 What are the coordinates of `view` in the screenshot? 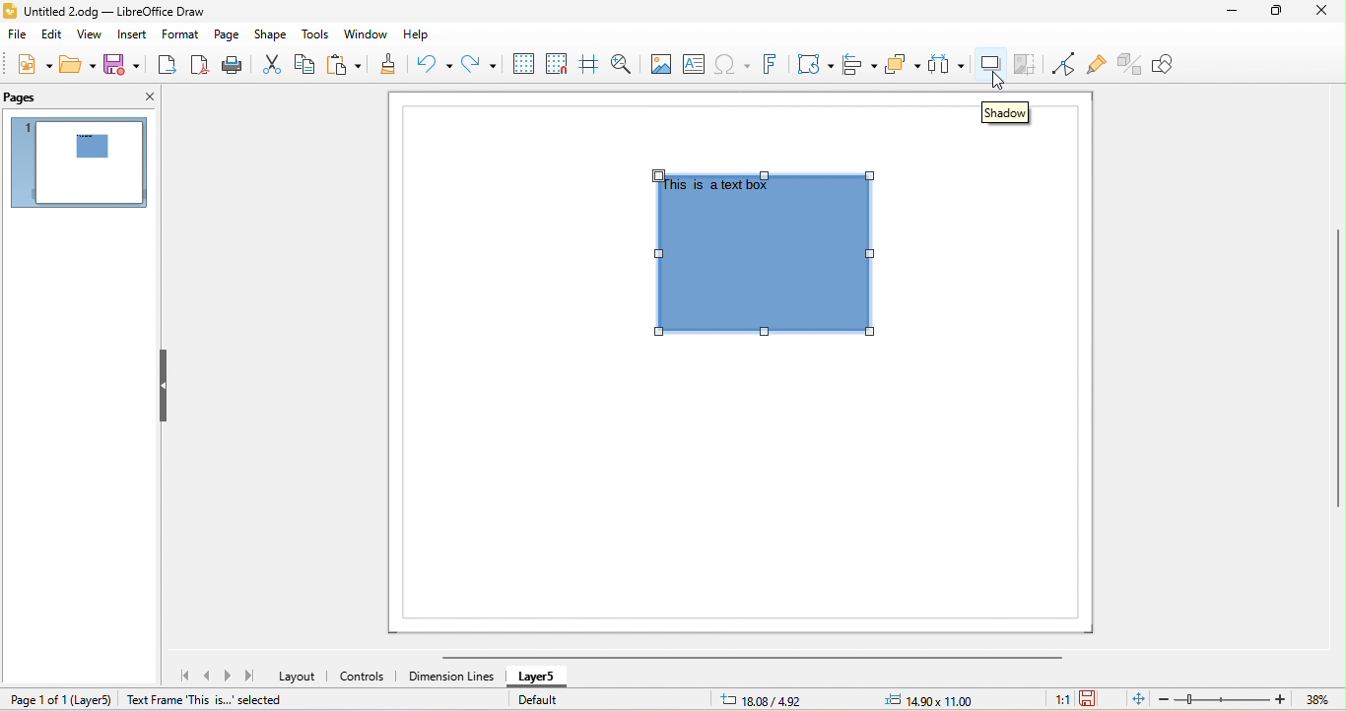 It's located at (93, 36).